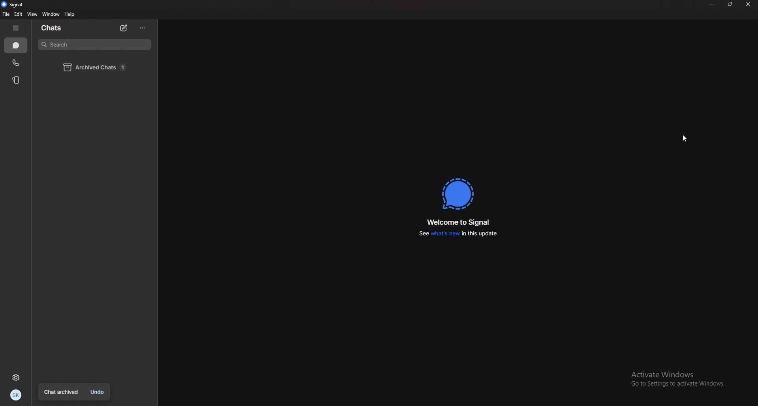  Describe the element at coordinates (19, 14) in the screenshot. I see `Edit` at that location.